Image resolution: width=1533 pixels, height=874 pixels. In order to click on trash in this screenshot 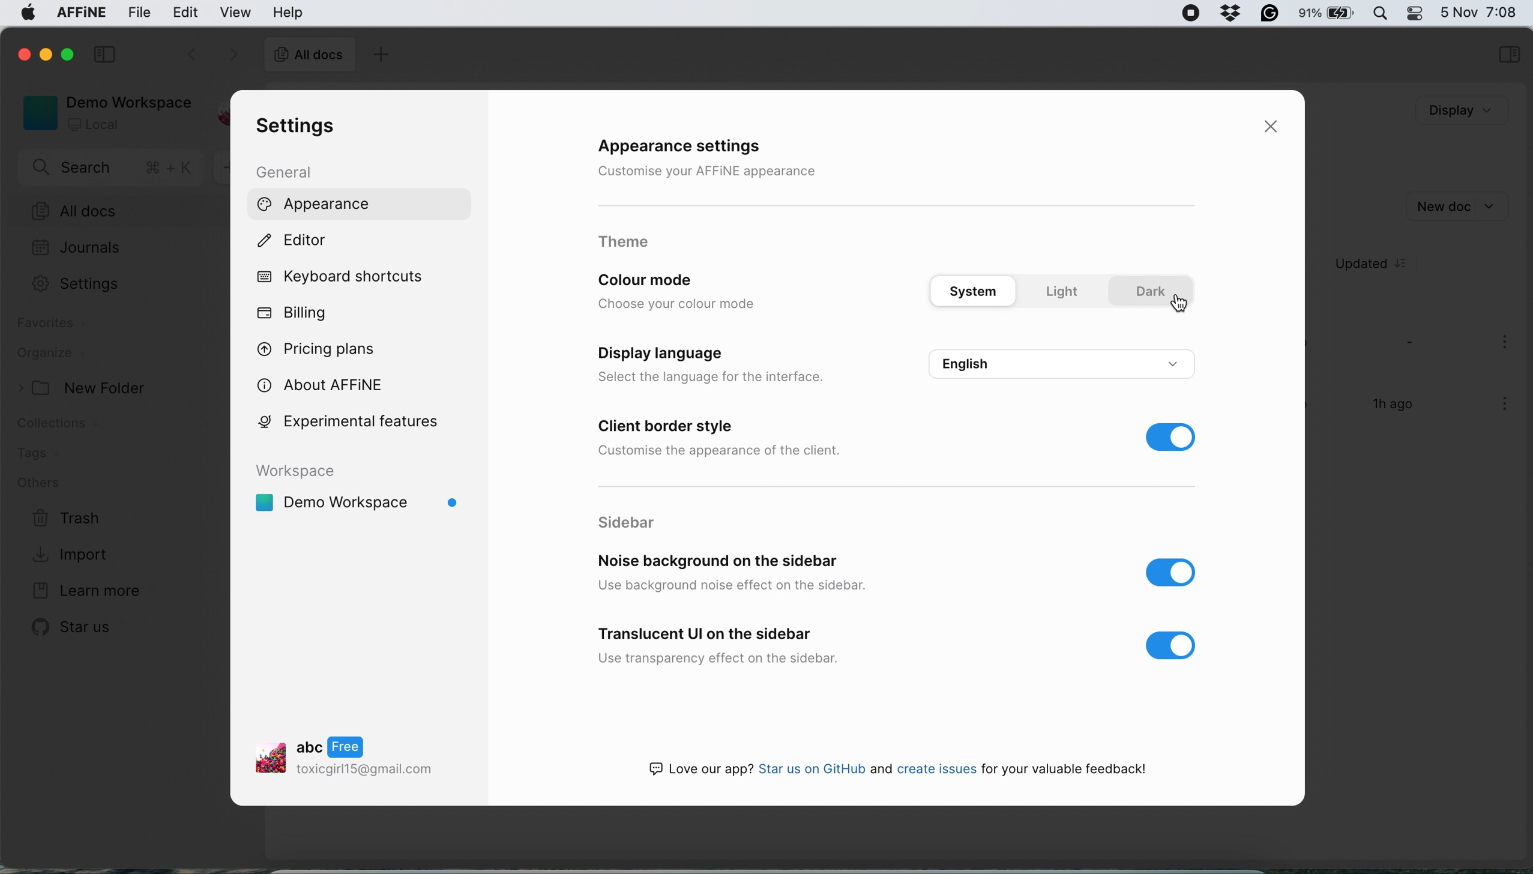, I will do `click(69, 520)`.